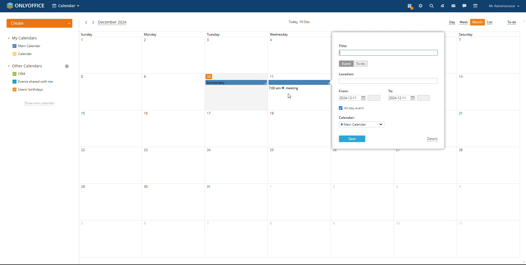  I want to click on Location:, so click(347, 74).